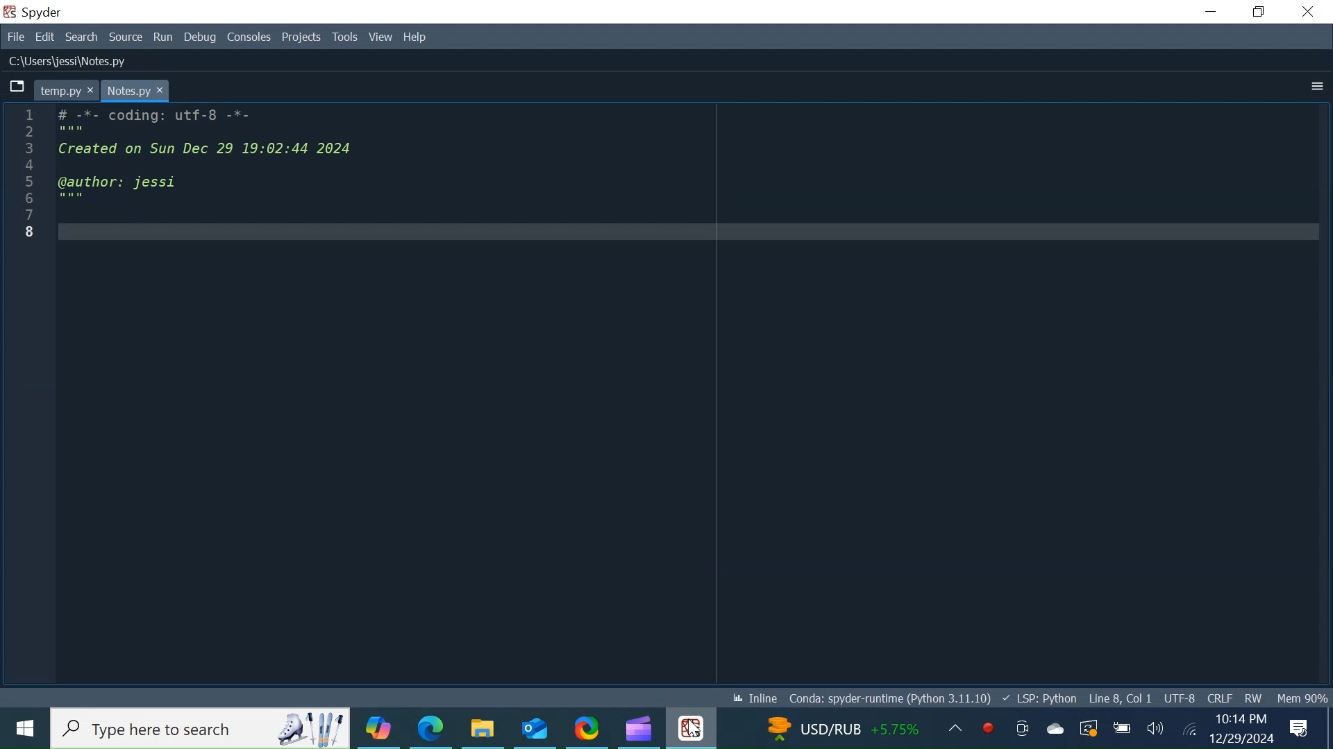 The width and height of the screenshot is (1333, 749). I want to click on Run, so click(164, 36).